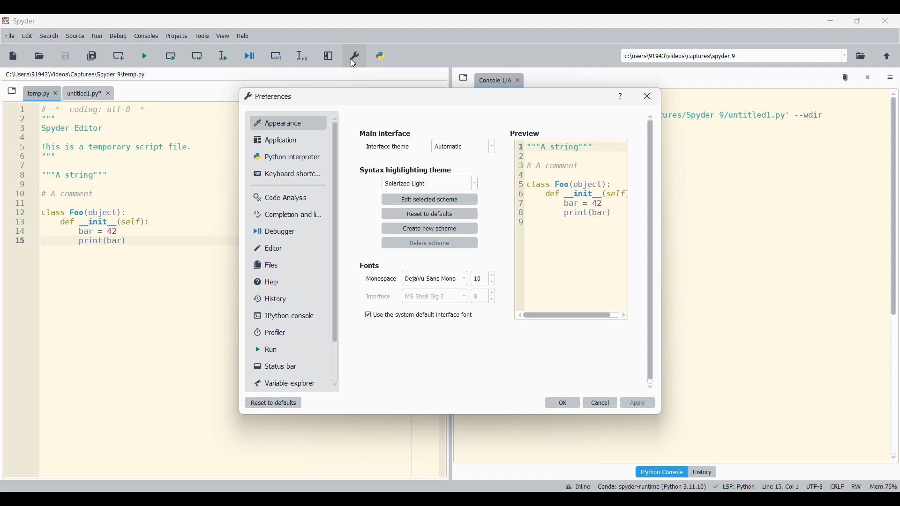 The image size is (900, 506). I want to click on Interface theme options, so click(464, 146).